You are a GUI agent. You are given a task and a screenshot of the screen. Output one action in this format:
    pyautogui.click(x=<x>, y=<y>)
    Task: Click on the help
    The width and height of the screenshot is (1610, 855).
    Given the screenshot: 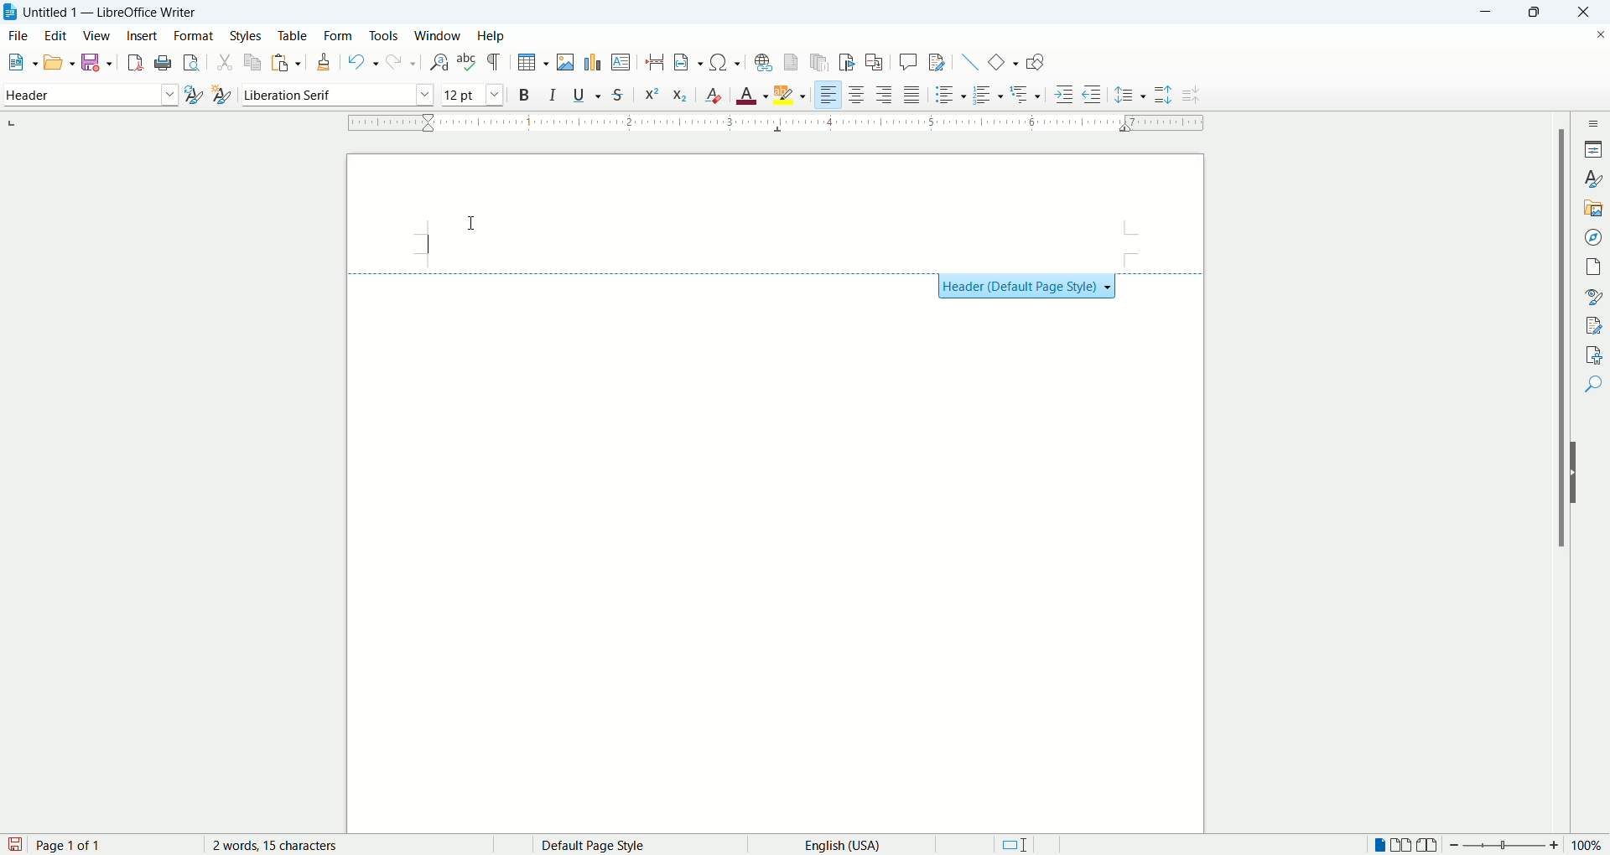 What is the action you would take?
    pyautogui.click(x=492, y=37)
    